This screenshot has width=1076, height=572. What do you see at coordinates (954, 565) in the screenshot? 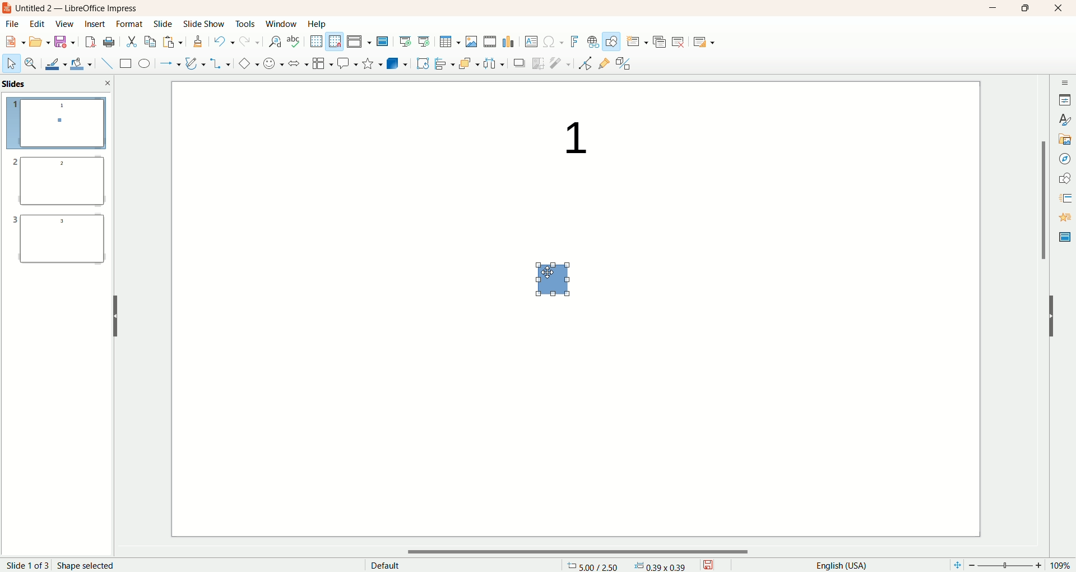
I see `fit page to current window` at bounding box center [954, 565].